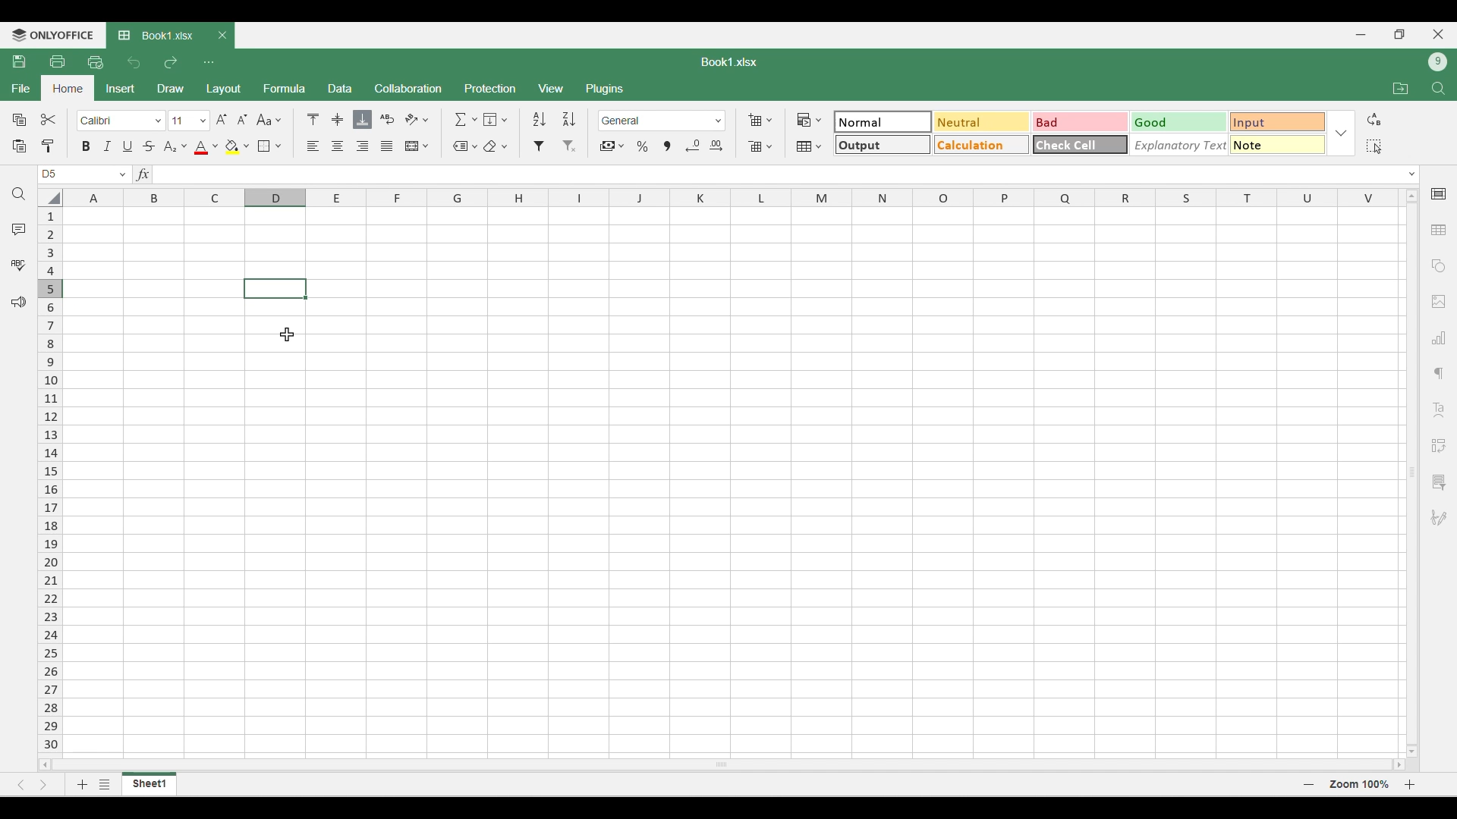  I want to click on Draw menu, so click(172, 88).